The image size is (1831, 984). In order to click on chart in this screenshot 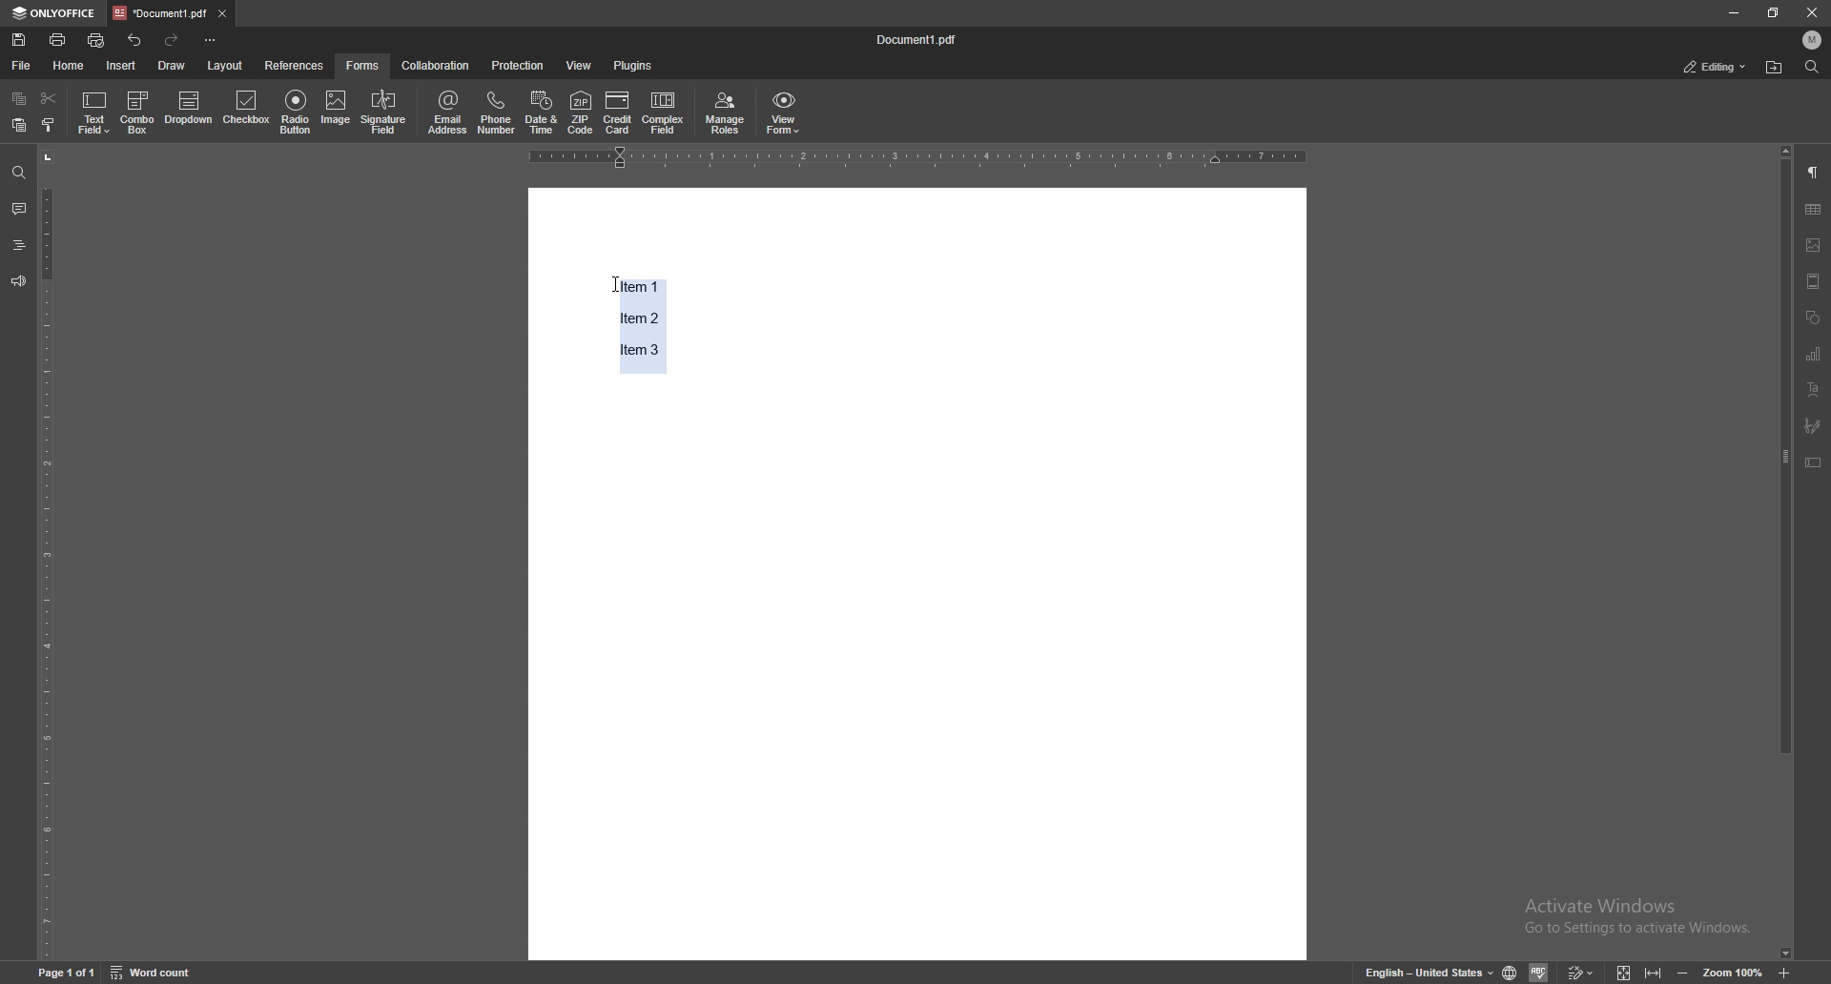, I will do `click(1815, 354)`.